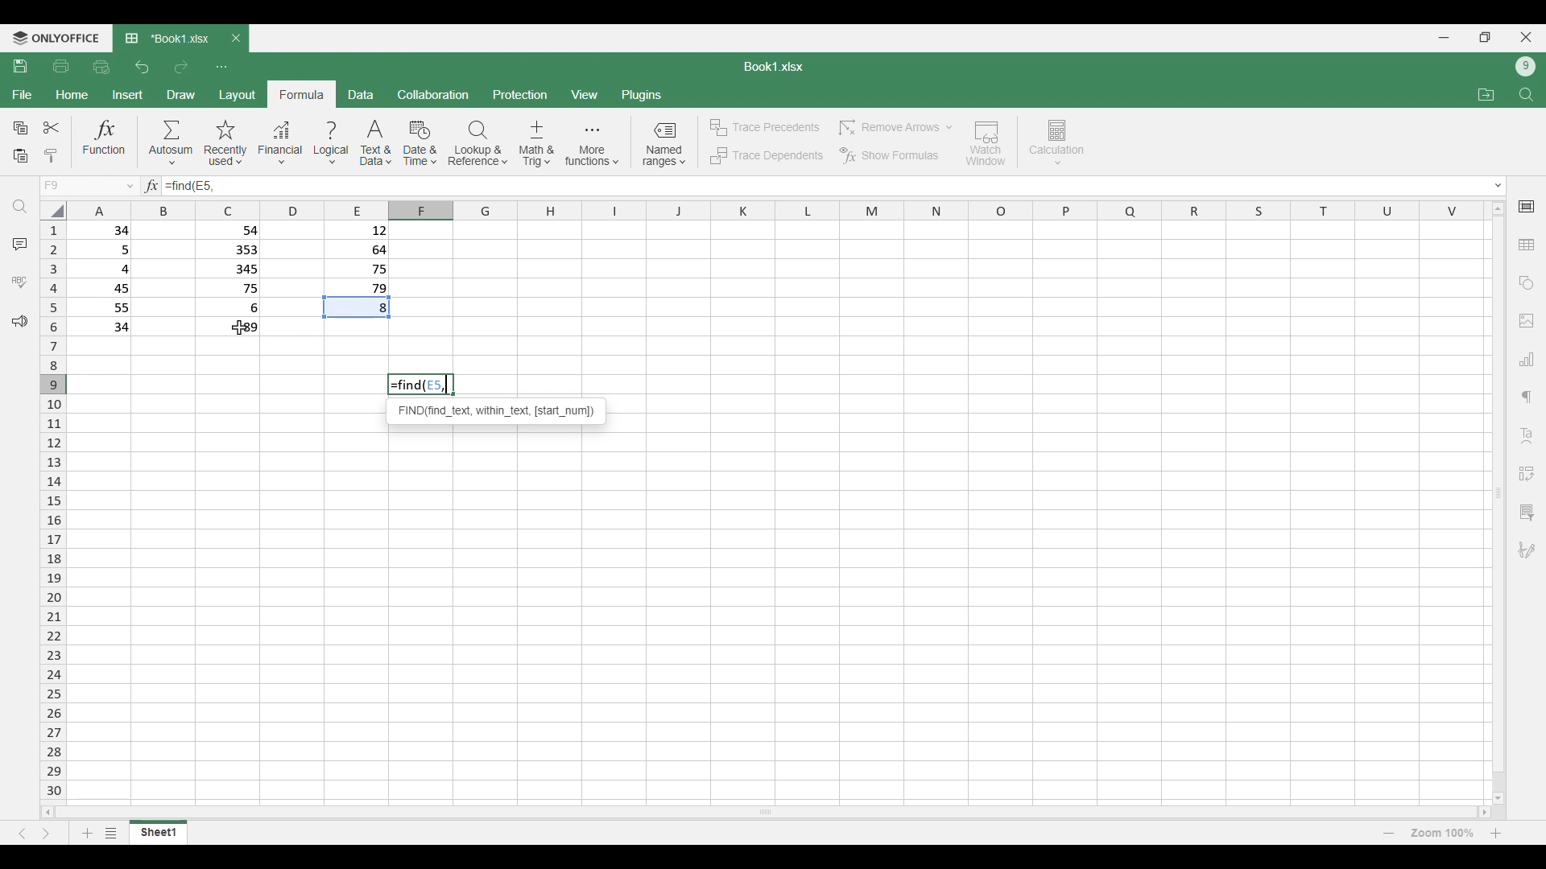  I want to click on Current account, so click(1526, 67).